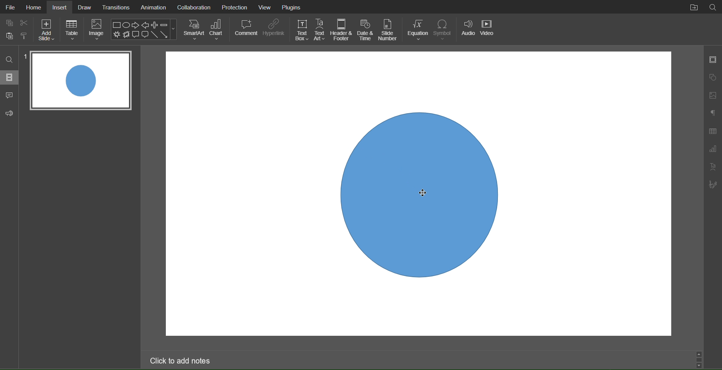  Describe the element at coordinates (712, 130) in the screenshot. I see `Table Settings` at that location.